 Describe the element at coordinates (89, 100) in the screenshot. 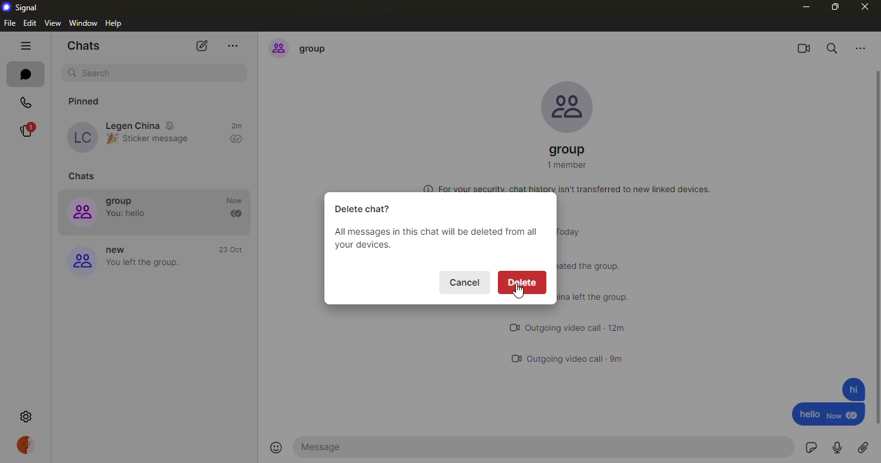

I see `pinned` at that location.